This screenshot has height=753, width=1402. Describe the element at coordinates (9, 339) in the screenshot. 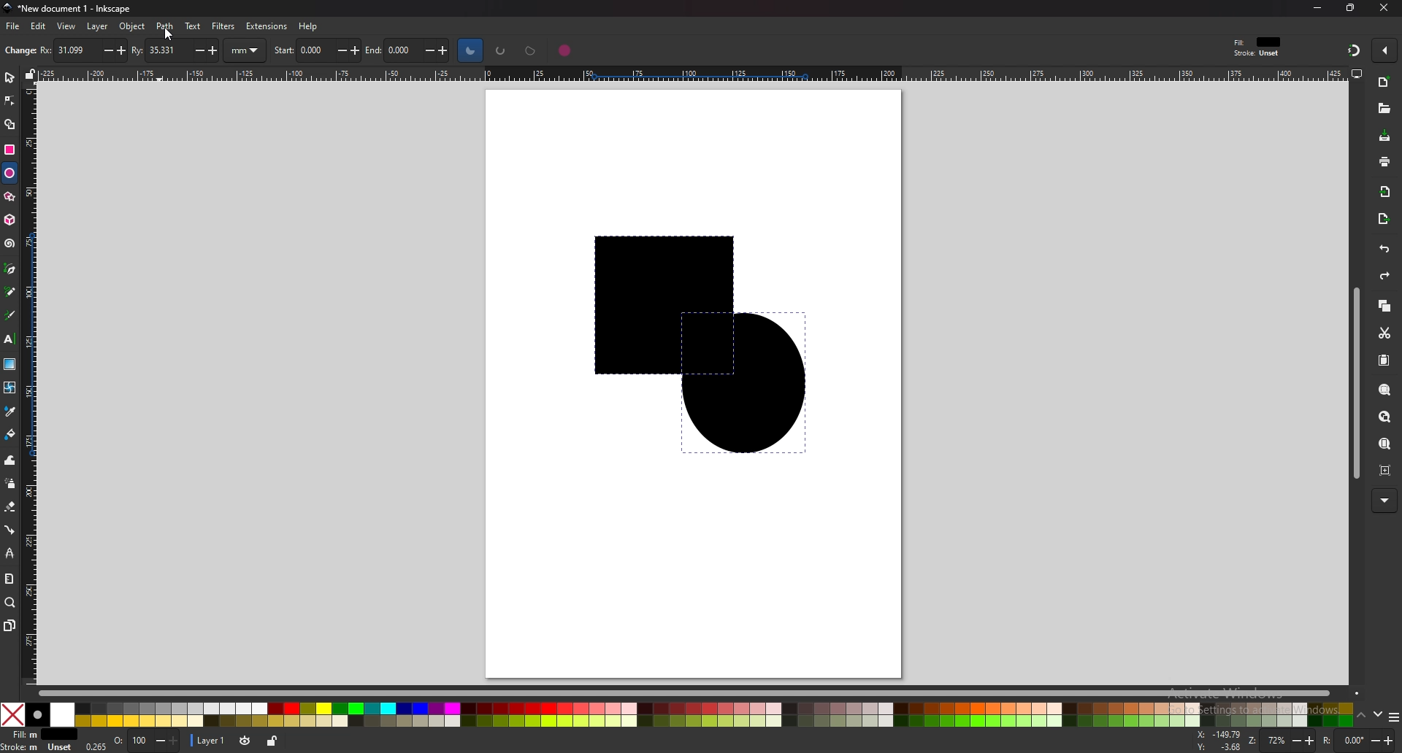

I see `text` at that location.